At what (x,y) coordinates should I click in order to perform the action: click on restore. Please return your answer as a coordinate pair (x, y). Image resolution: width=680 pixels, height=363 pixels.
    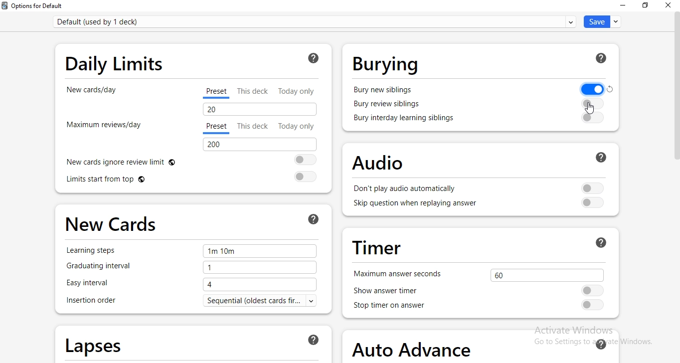
    Looking at the image, I should click on (647, 6).